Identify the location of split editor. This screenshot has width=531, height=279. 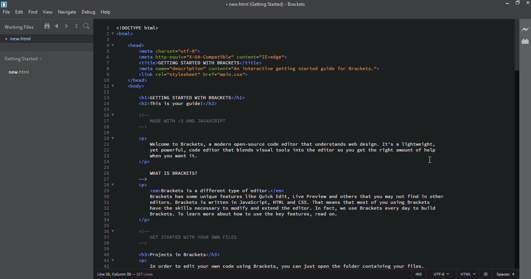
(77, 26).